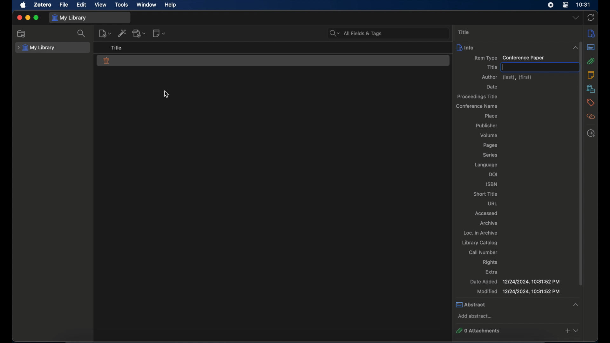  What do you see at coordinates (24, 5) in the screenshot?
I see `apple` at bounding box center [24, 5].